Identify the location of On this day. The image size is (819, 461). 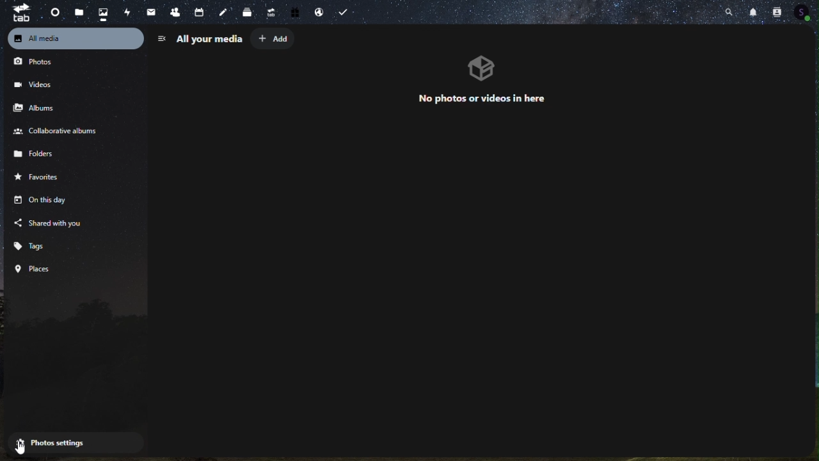
(38, 201).